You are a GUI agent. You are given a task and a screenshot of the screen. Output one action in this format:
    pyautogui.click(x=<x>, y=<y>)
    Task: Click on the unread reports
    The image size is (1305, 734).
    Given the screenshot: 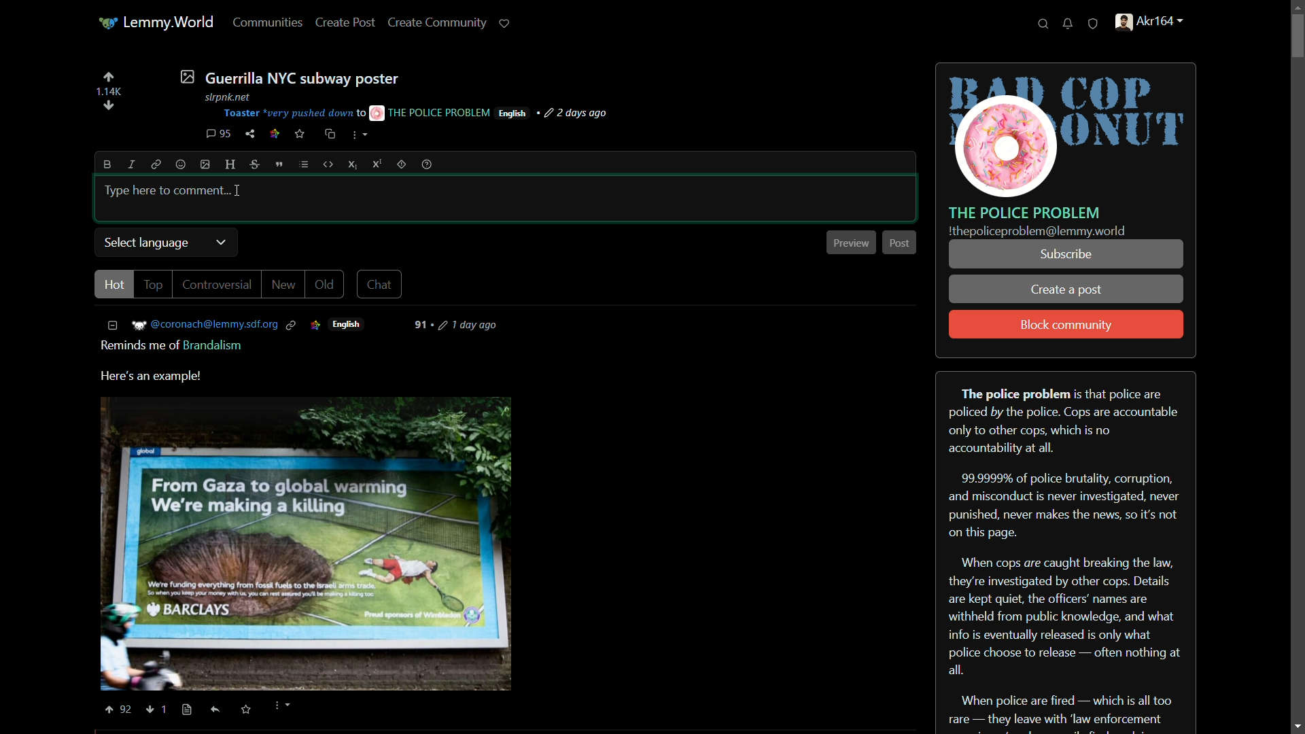 What is the action you would take?
    pyautogui.click(x=1094, y=24)
    